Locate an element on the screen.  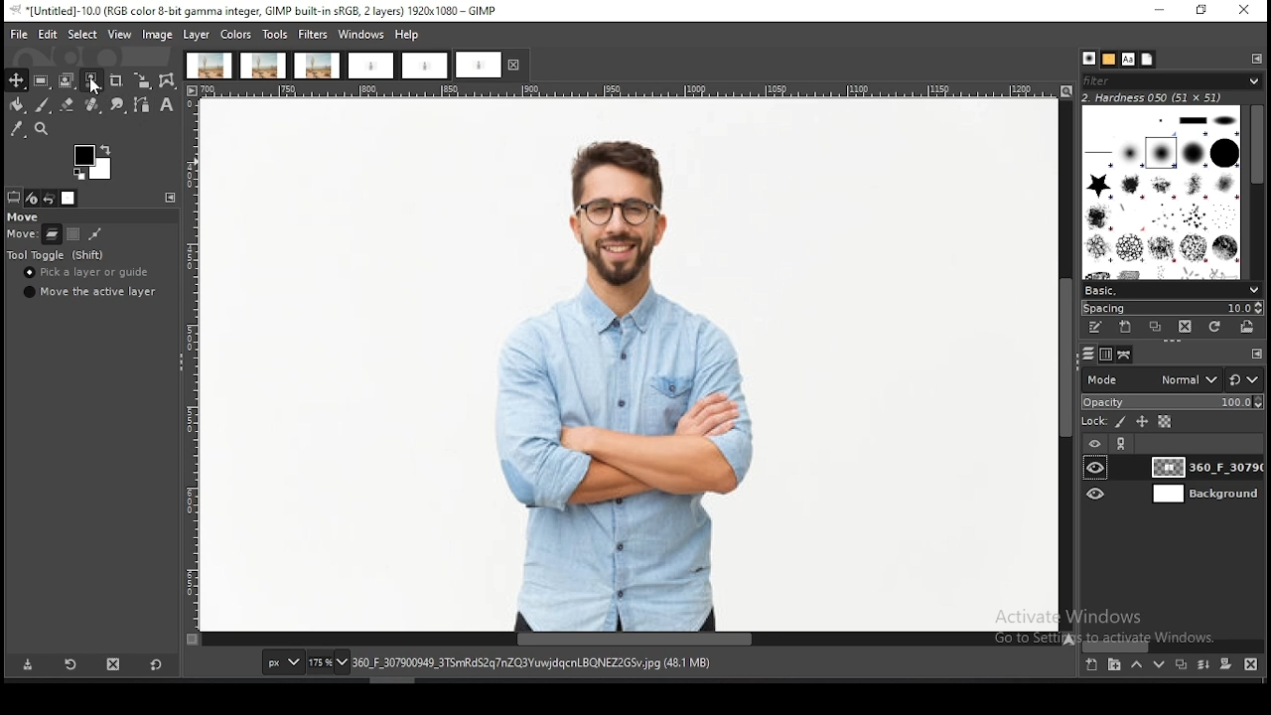
project tab is located at coordinates (492, 65).